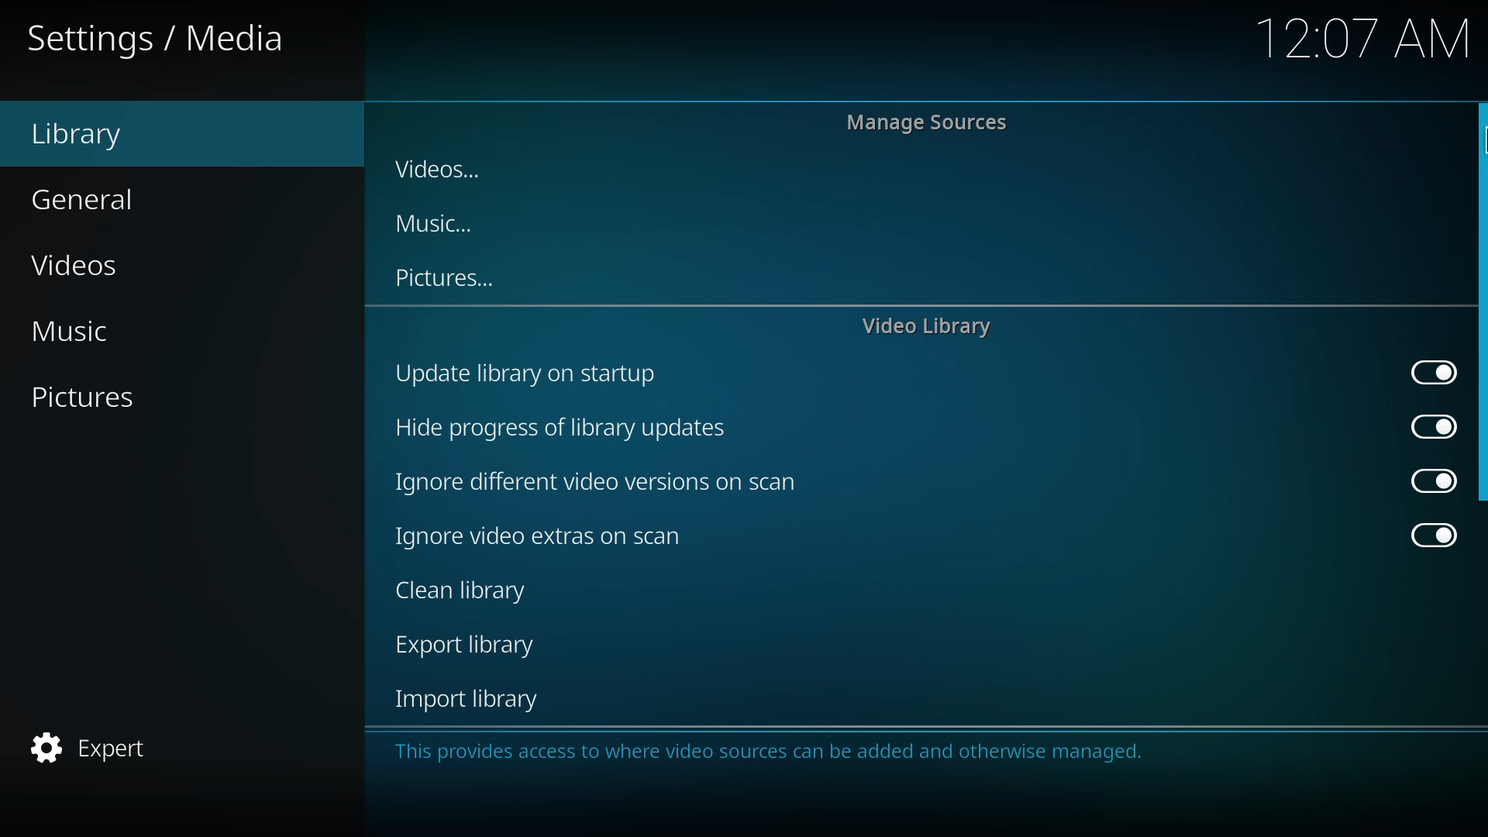 This screenshot has width=1488, height=837. Describe the element at coordinates (84, 200) in the screenshot. I see `general` at that location.